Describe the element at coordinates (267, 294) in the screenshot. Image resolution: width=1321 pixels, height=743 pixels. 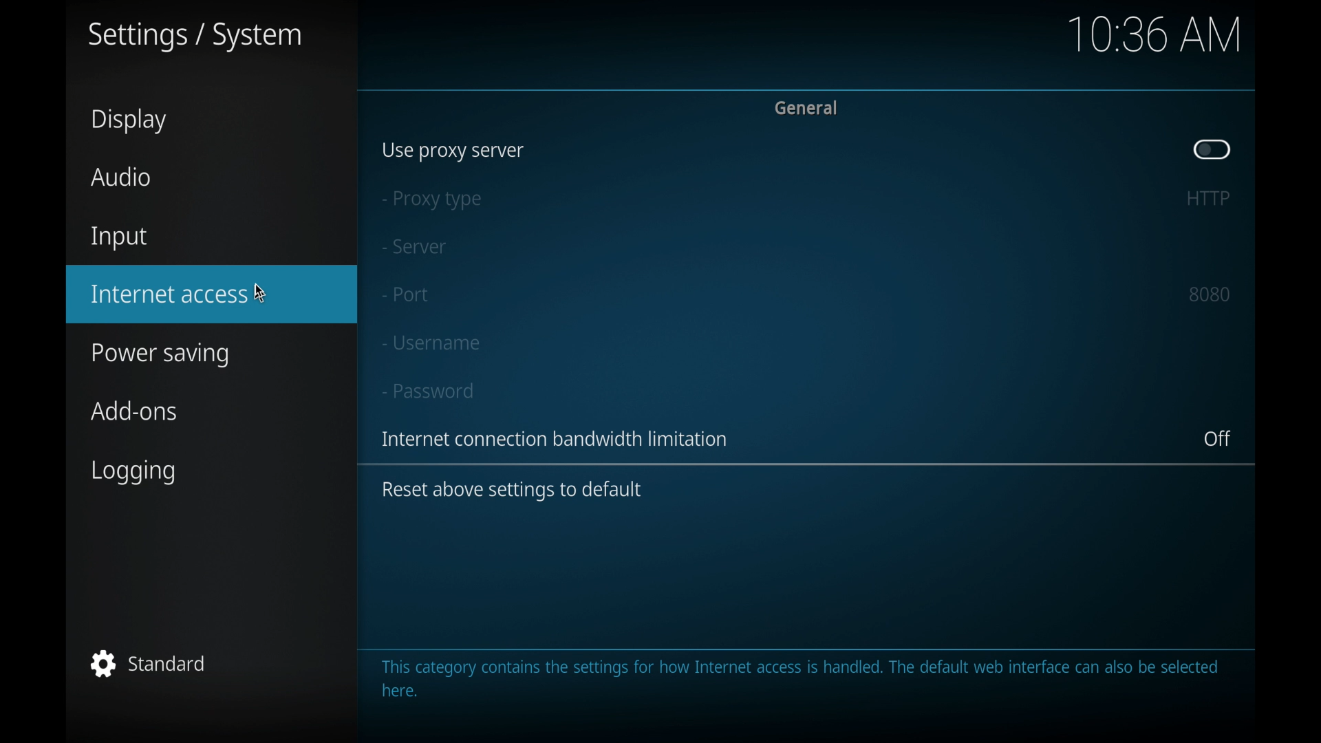
I see `cursor` at that location.